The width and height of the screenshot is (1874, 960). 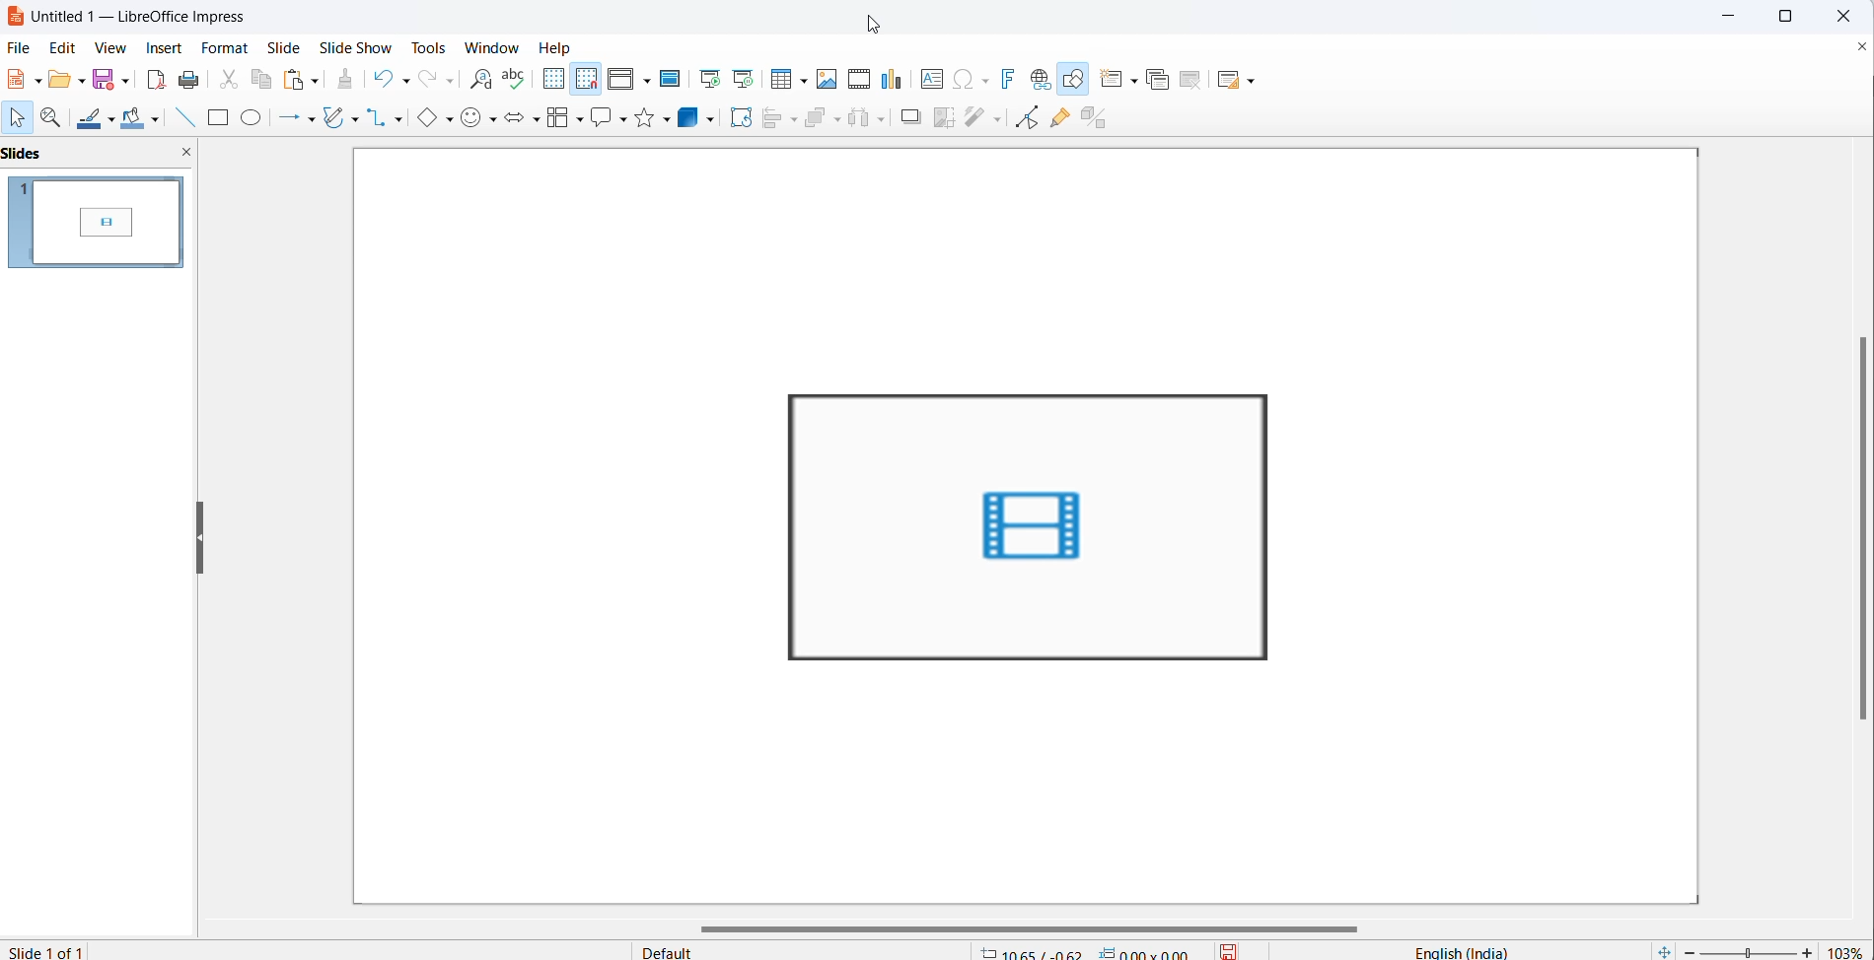 I want to click on rectangle, so click(x=216, y=119).